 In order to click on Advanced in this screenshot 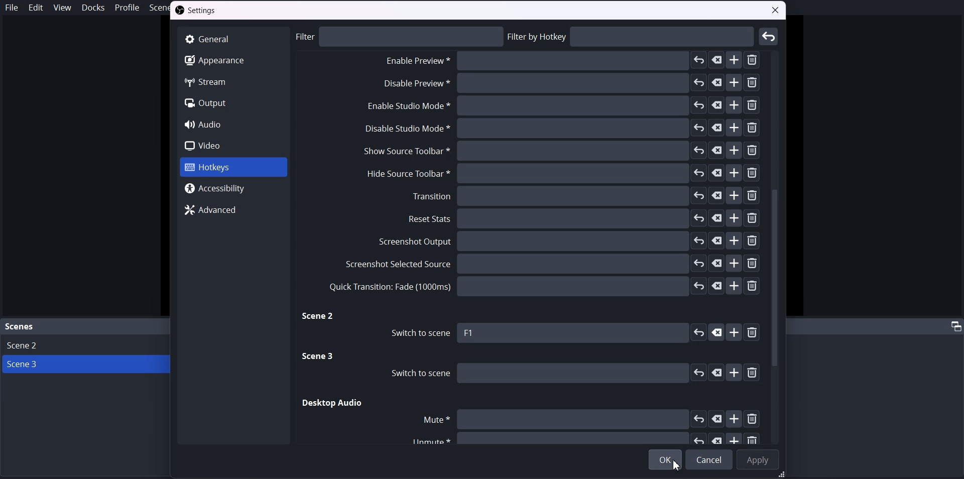, I will do `click(234, 209)`.